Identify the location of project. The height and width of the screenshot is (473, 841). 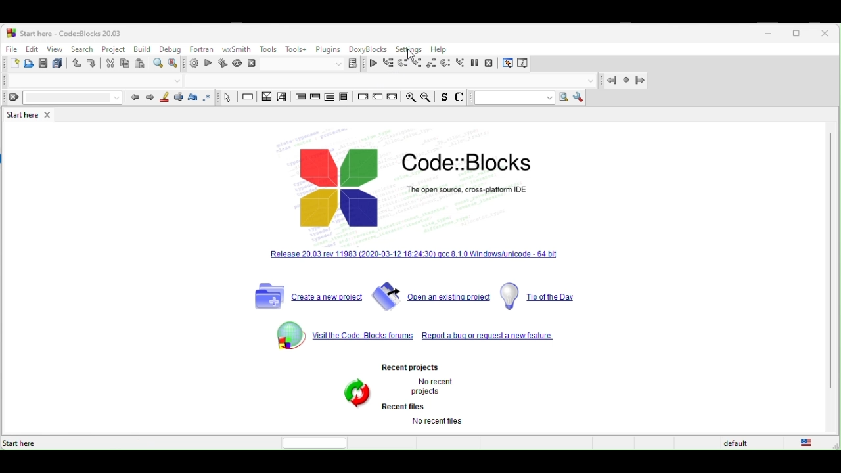
(114, 48).